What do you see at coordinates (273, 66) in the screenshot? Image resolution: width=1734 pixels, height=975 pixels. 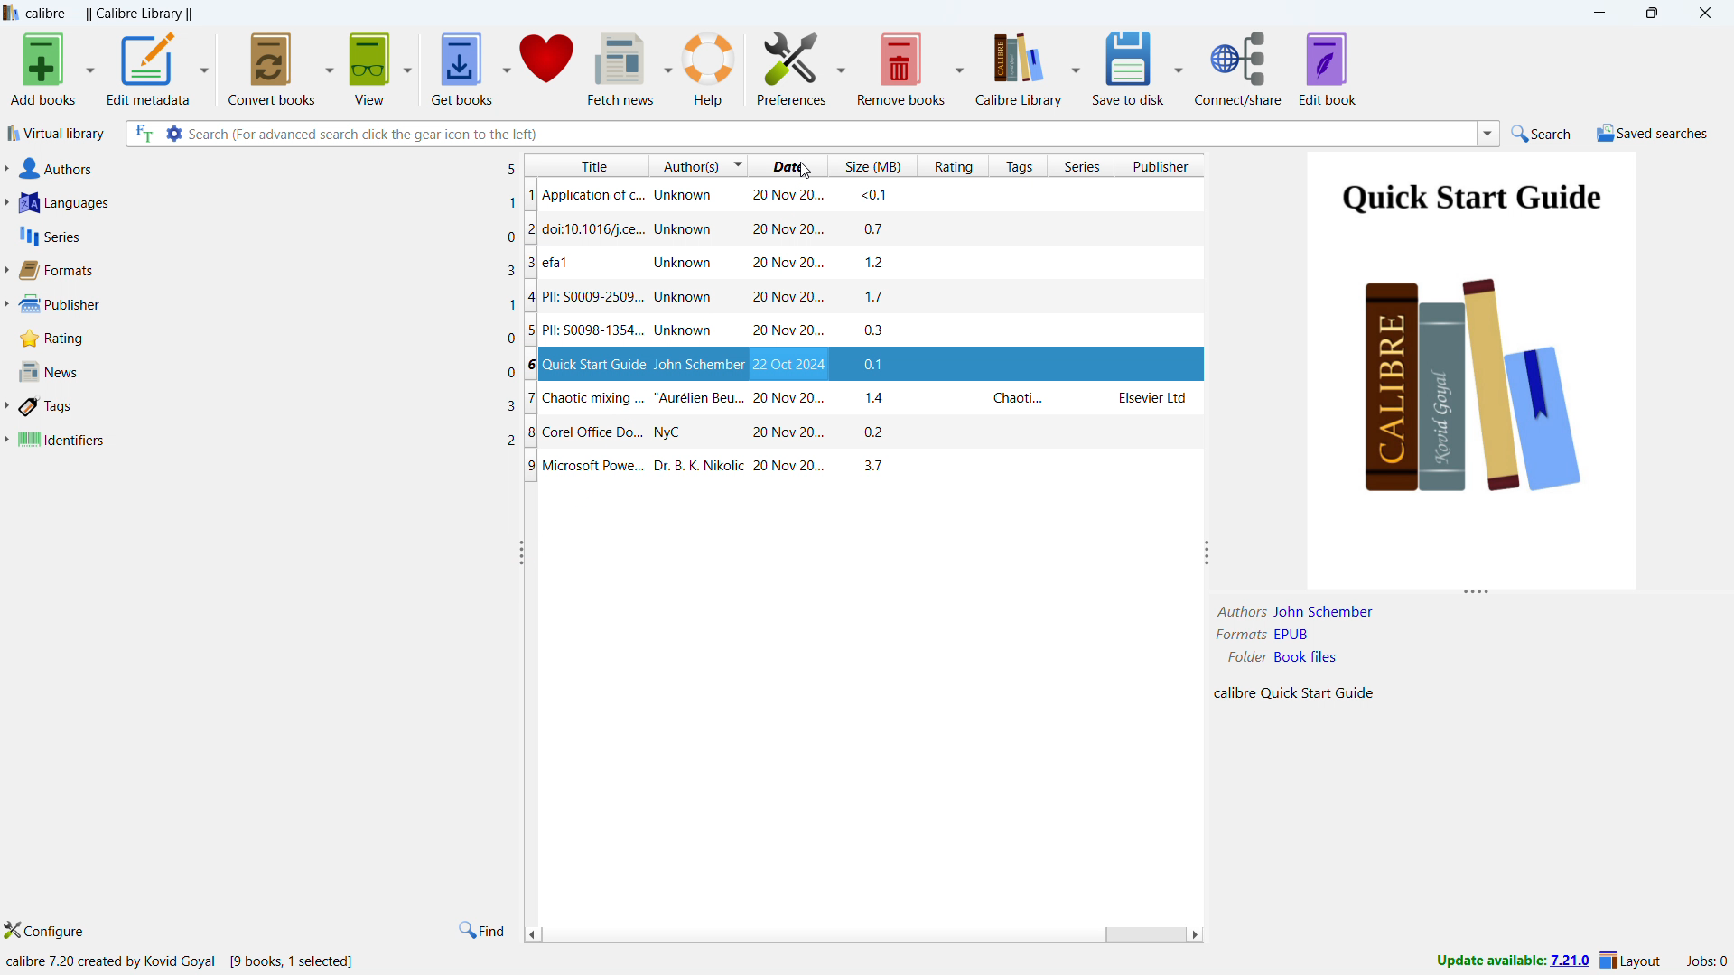 I see `Convert books` at bounding box center [273, 66].